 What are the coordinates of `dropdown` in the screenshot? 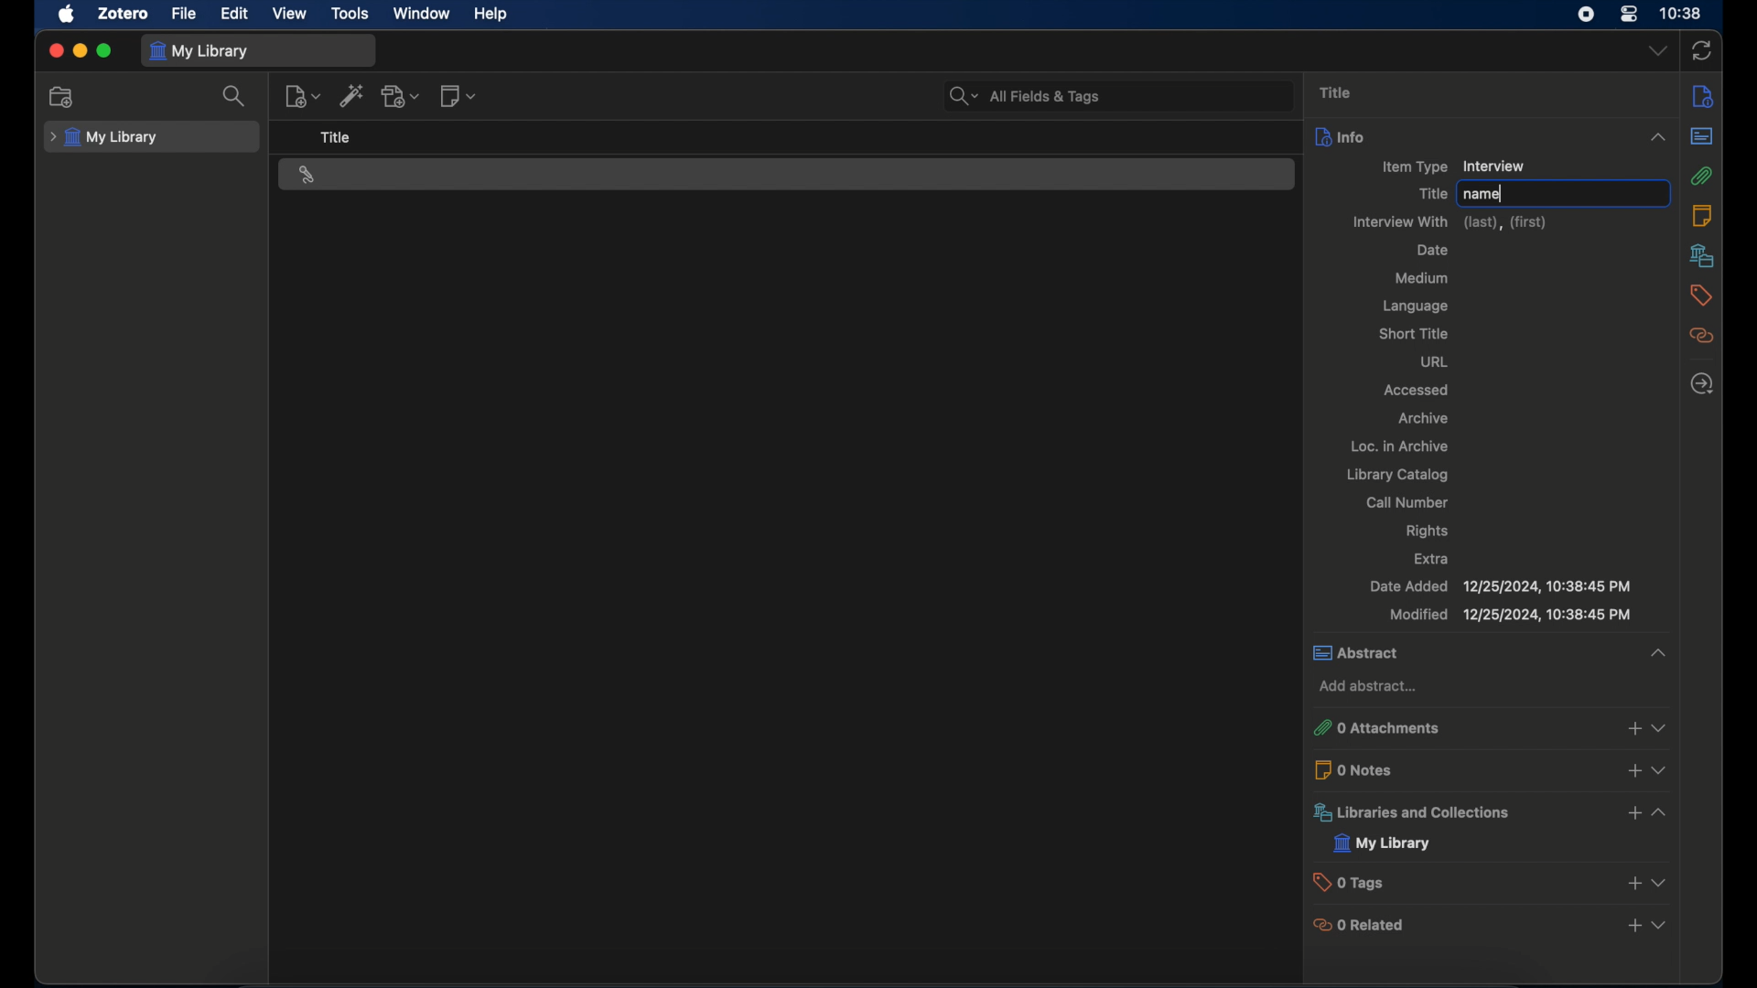 It's located at (1659, 50).